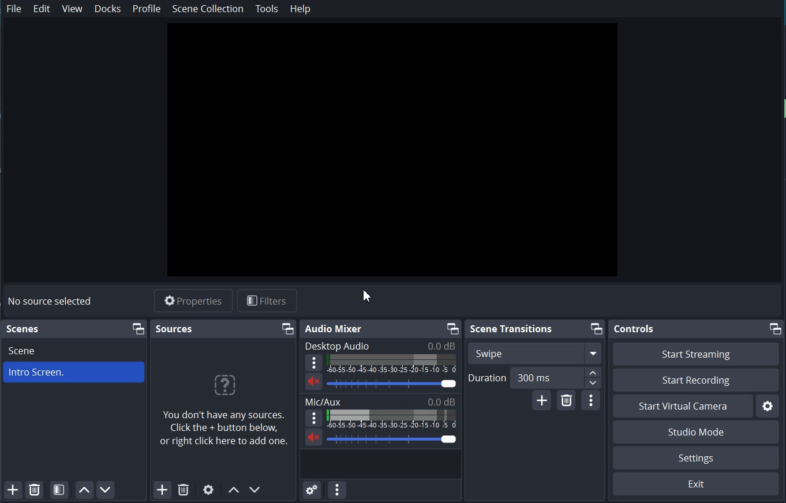 This screenshot has width=786, height=503. I want to click on Settings, so click(768, 406).